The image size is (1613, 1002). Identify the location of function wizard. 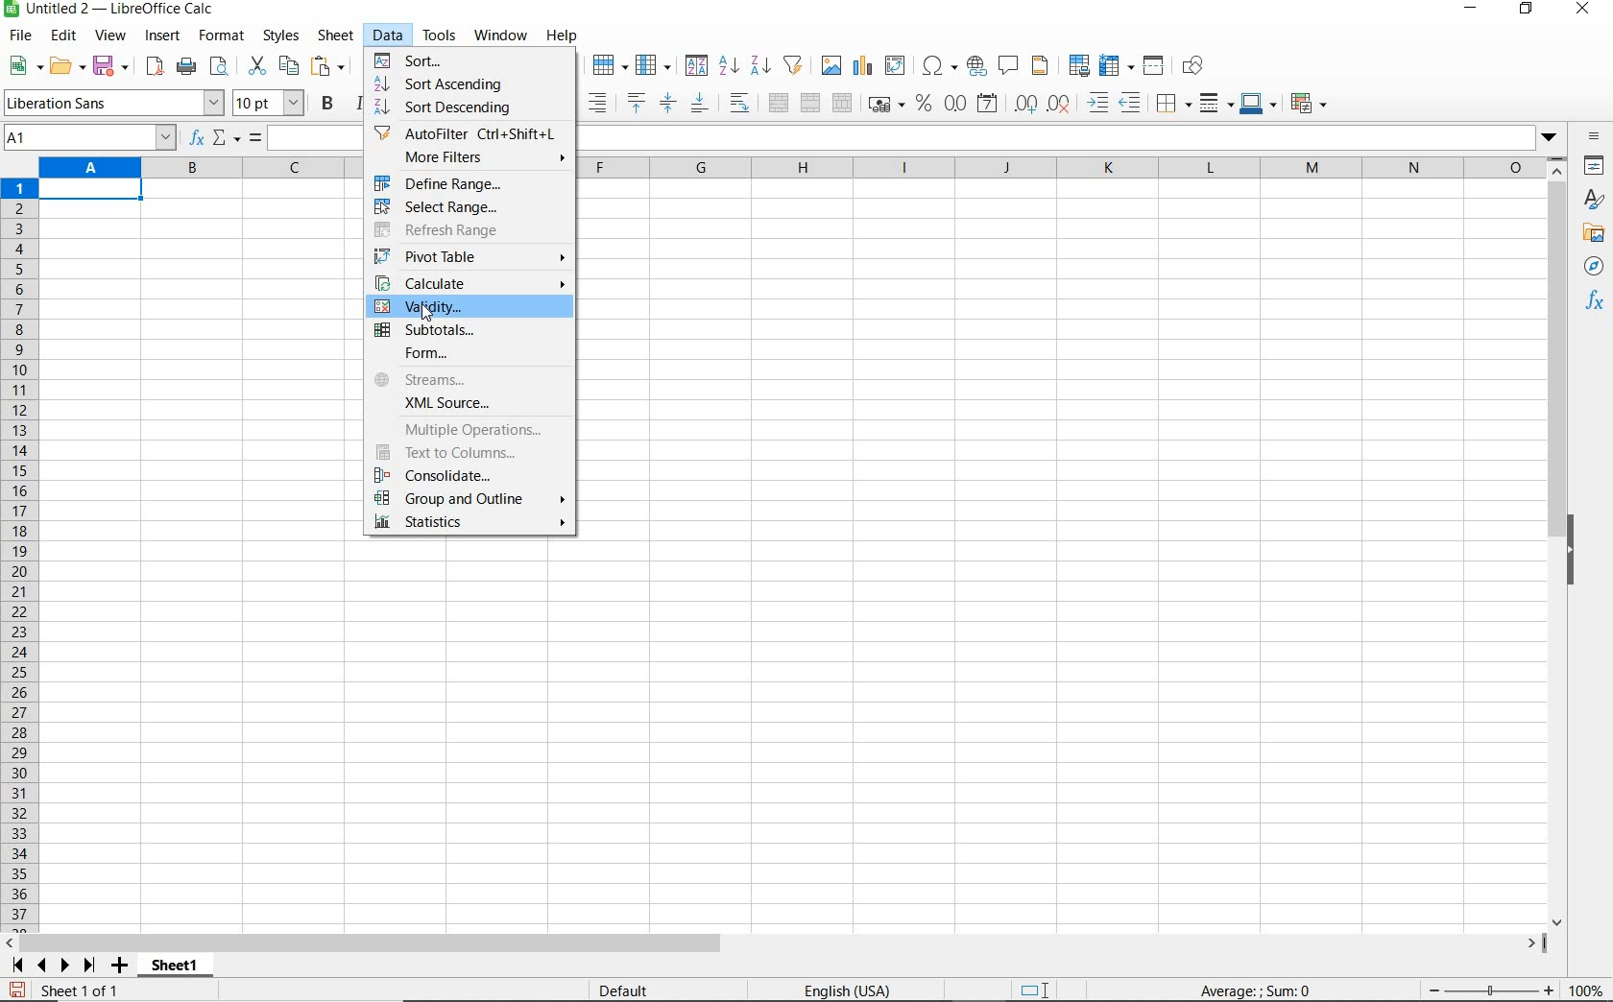
(194, 138).